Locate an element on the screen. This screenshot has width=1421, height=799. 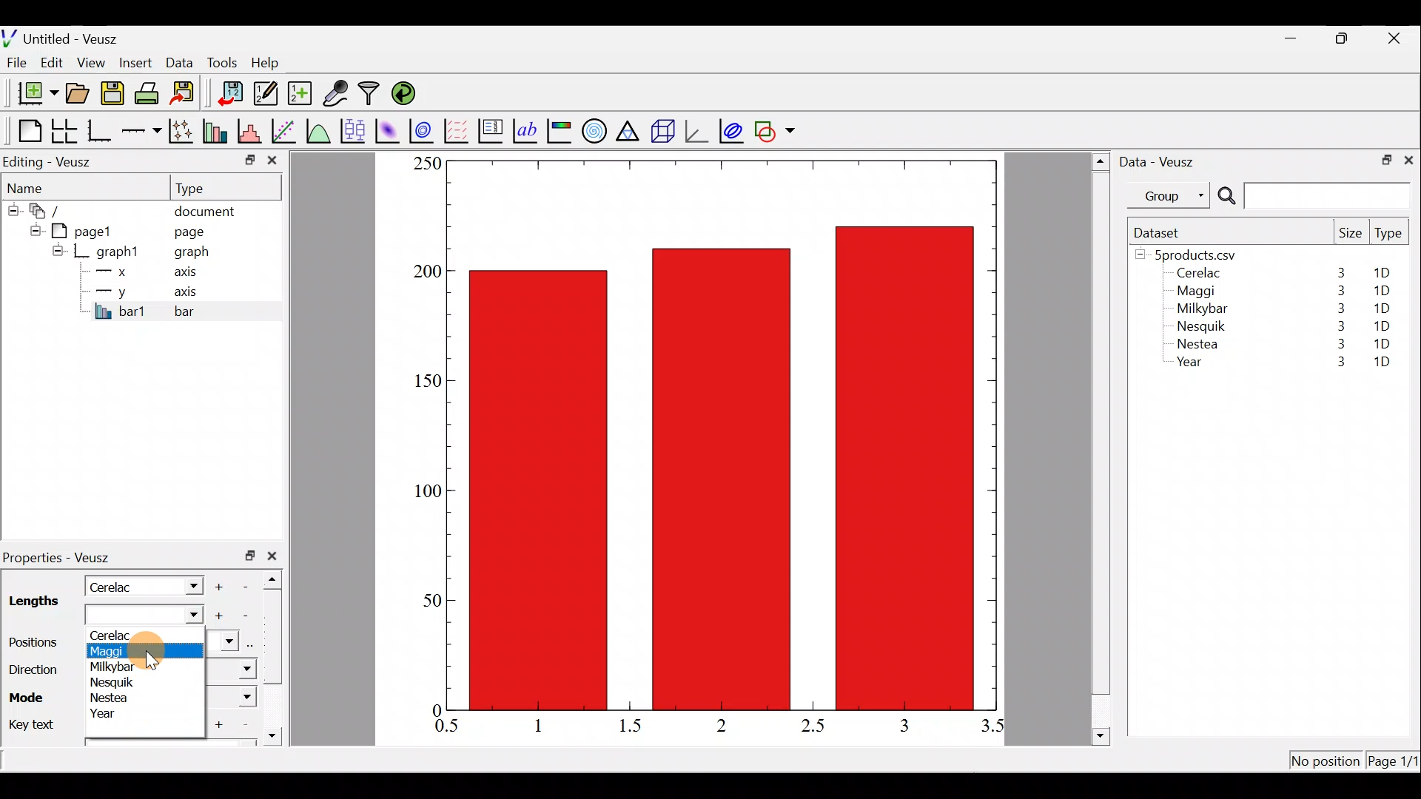
250 is located at coordinates (426, 163).